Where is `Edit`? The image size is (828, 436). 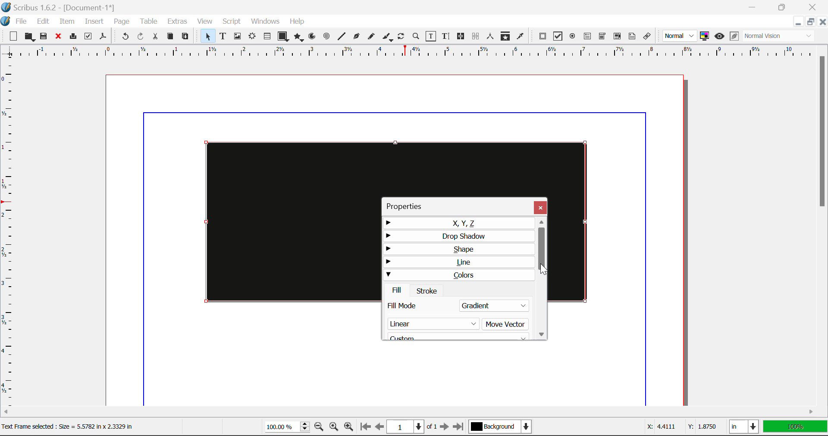
Edit is located at coordinates (43, 22).